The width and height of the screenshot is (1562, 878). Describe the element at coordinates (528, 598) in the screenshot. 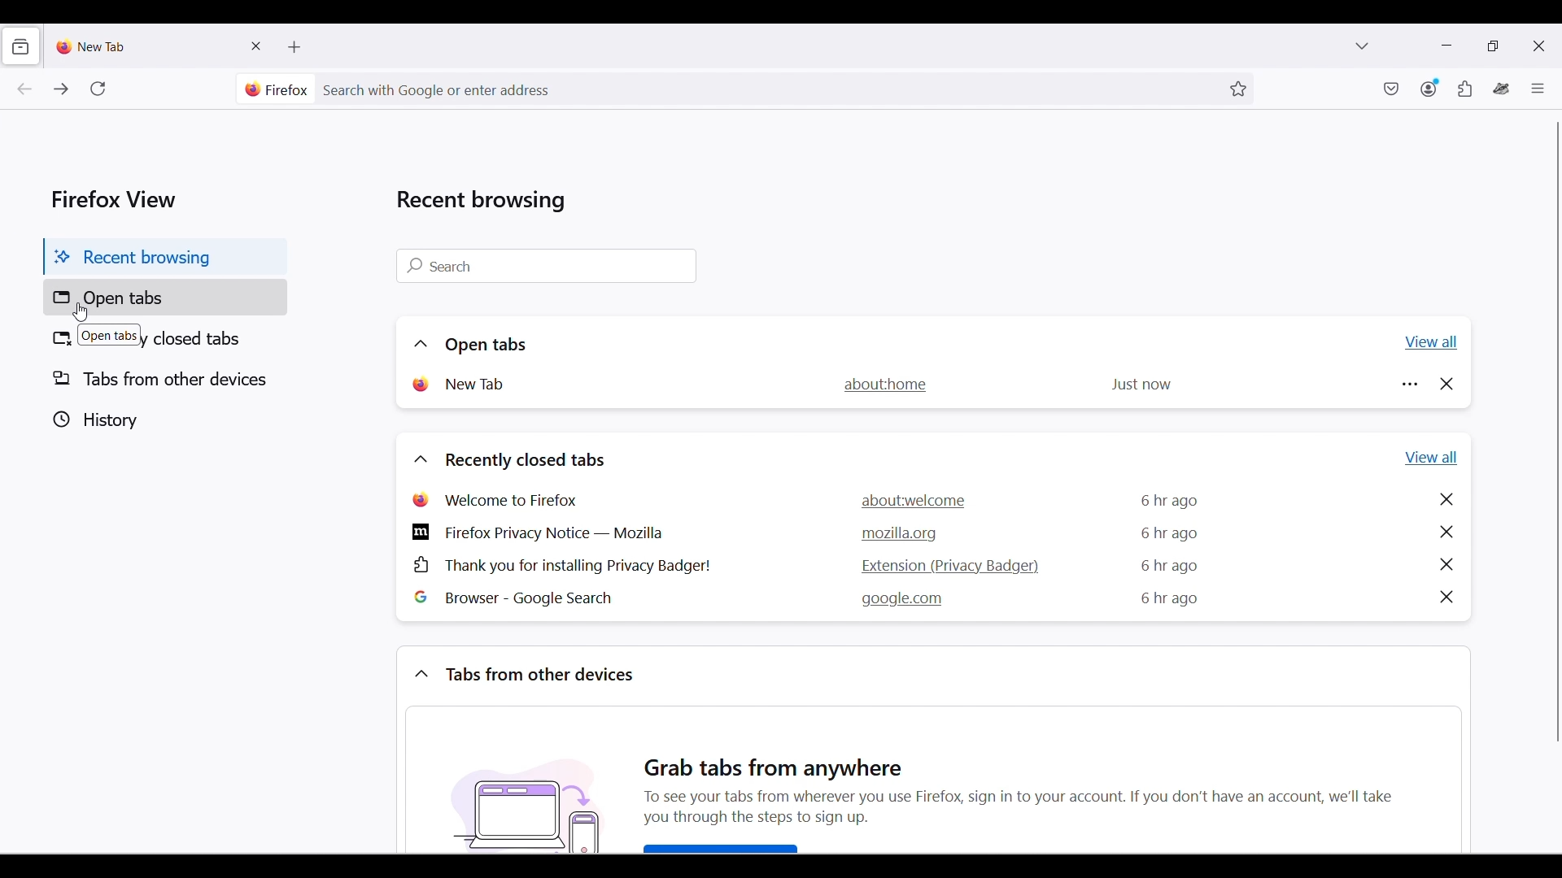

I see `Browser - Google Search` at that location.